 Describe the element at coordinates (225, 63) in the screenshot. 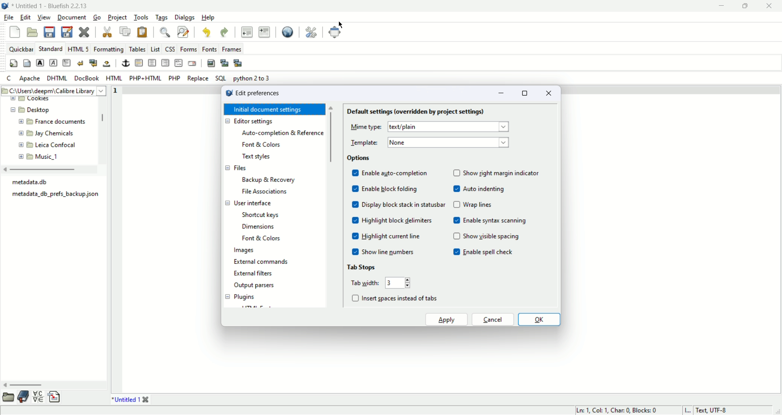

I see `insert thumbnail` at that location.